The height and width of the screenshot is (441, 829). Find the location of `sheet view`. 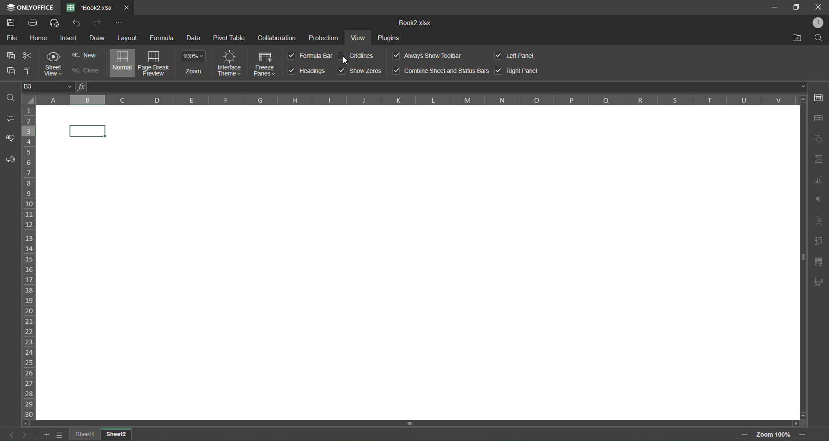

sheet view is located at coordinates (56, 64).